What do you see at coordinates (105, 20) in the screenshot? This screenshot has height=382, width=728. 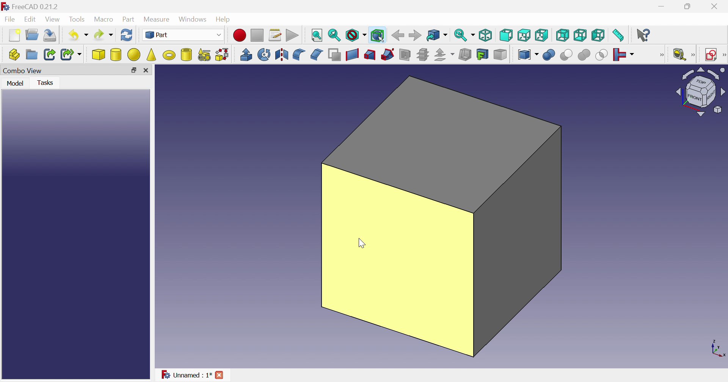 I see `Macro` at bounding box center [105, 20].